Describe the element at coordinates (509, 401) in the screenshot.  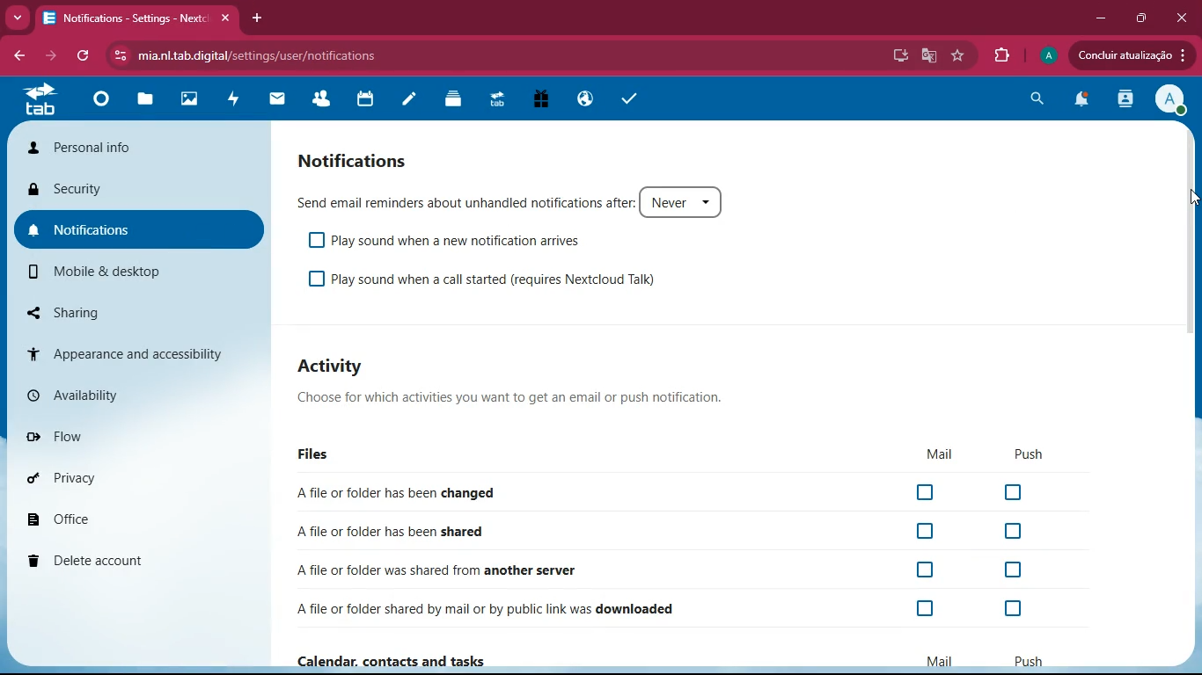
I see `Choose for which activities you want to get an email or push notification.` at that location.